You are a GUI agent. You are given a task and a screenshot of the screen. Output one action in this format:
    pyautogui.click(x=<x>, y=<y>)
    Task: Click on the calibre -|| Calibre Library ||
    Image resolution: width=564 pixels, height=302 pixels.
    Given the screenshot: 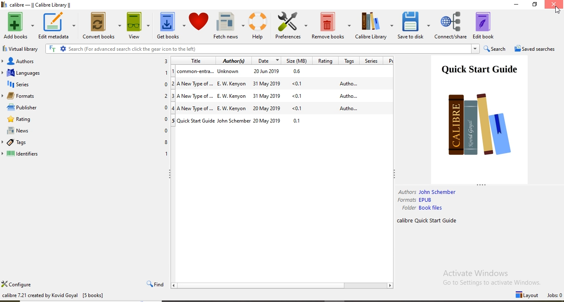 What is the action you would take?
    pyautogui.click(x=44, y=5)
    